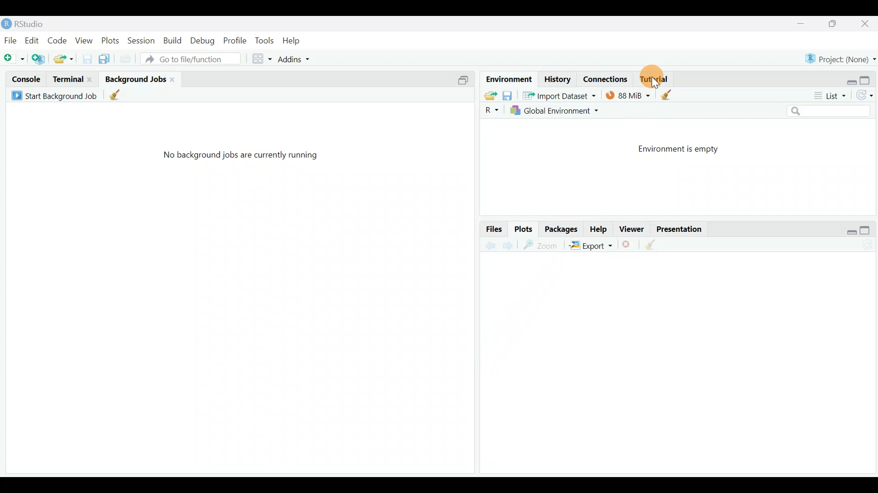  What do you see at coordinates (661, 79) in the screenshot?
I see `Cursor` at bounding box center [661, 79].